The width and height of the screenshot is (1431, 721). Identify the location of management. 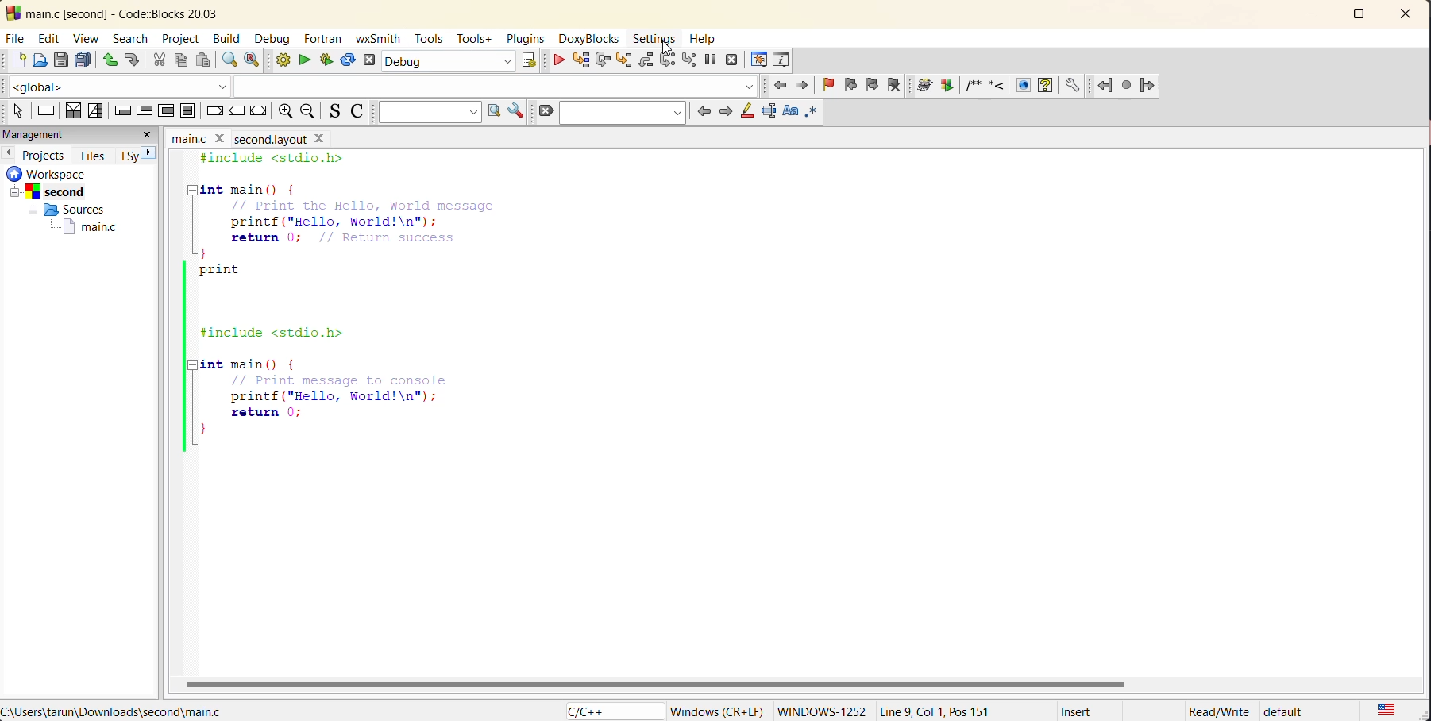
(67, 134).